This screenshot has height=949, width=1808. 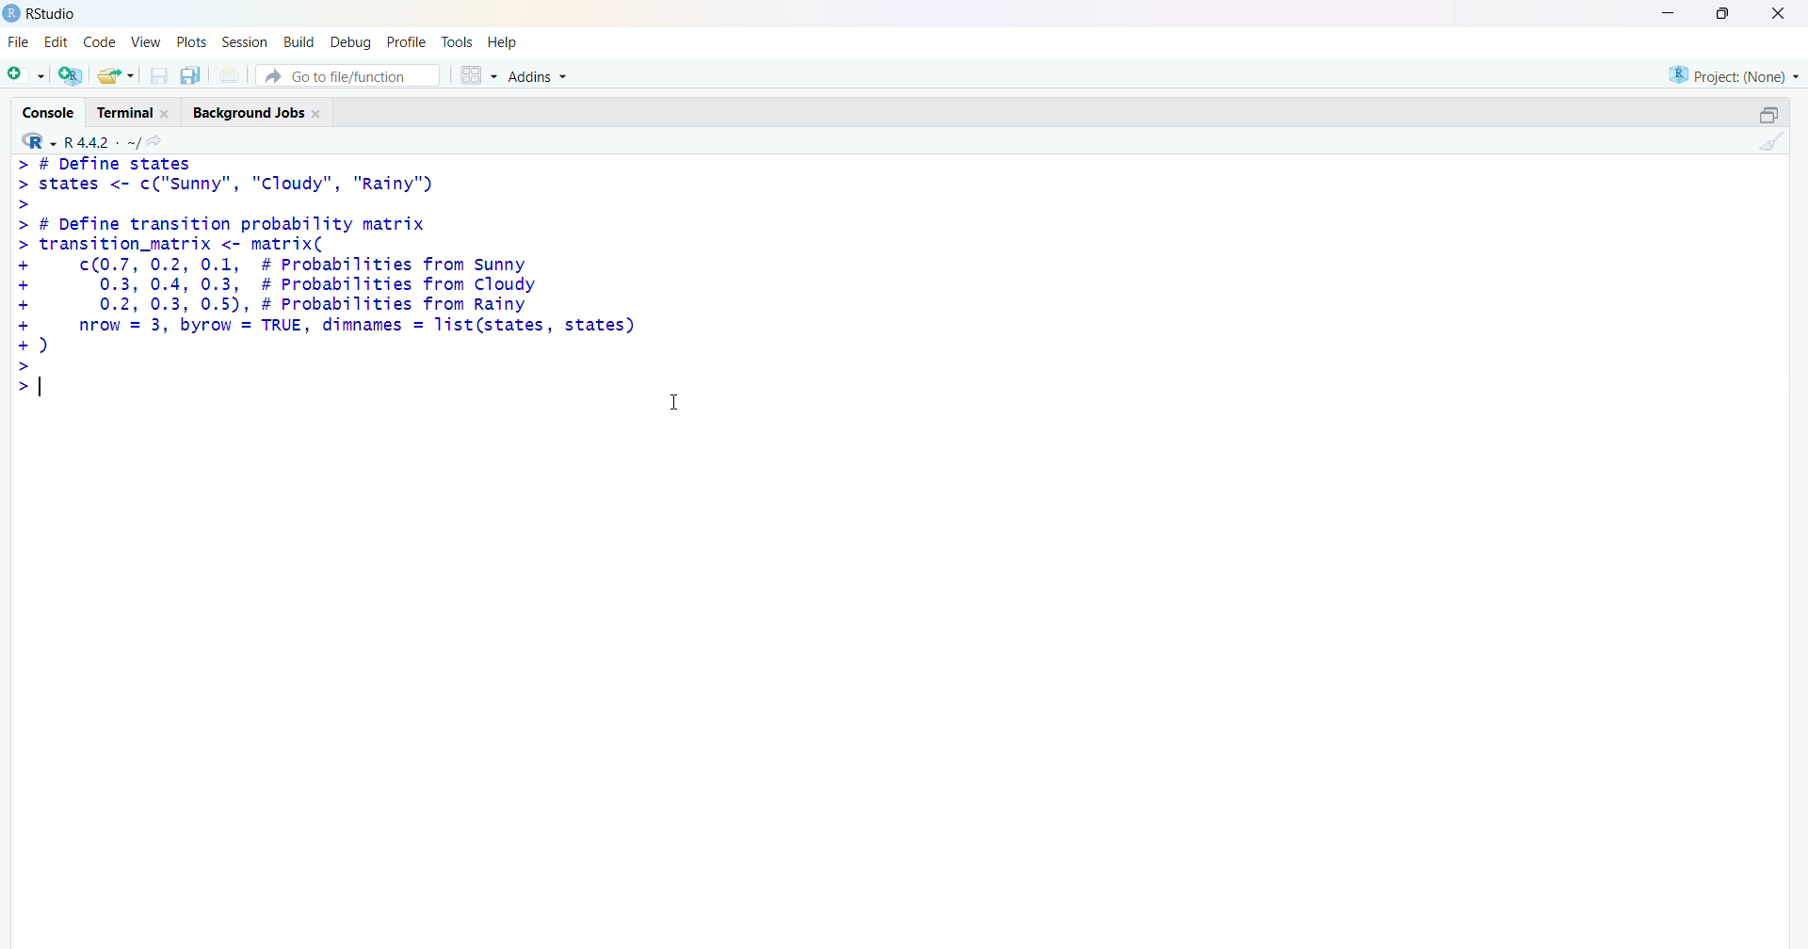 What do you see at coordinates (1664, 13) in the screenshot?
I see `minimize` at bounding box center [1664, 13].